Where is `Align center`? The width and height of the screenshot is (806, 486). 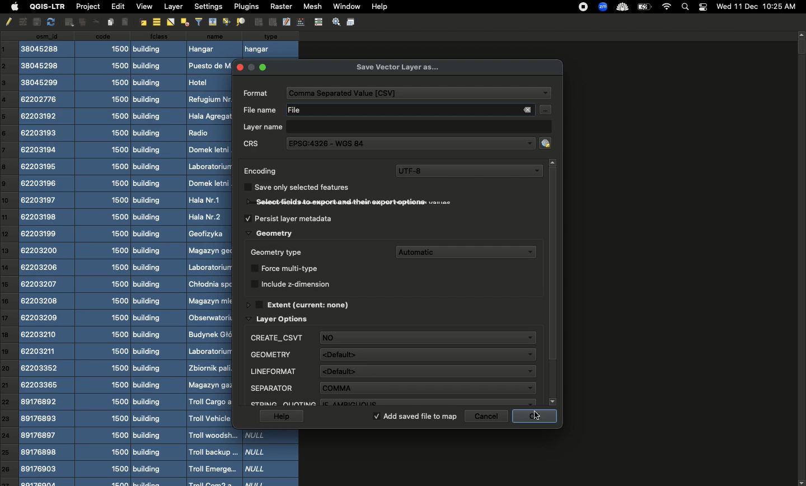 Align center is located at coordinates (156, 22).